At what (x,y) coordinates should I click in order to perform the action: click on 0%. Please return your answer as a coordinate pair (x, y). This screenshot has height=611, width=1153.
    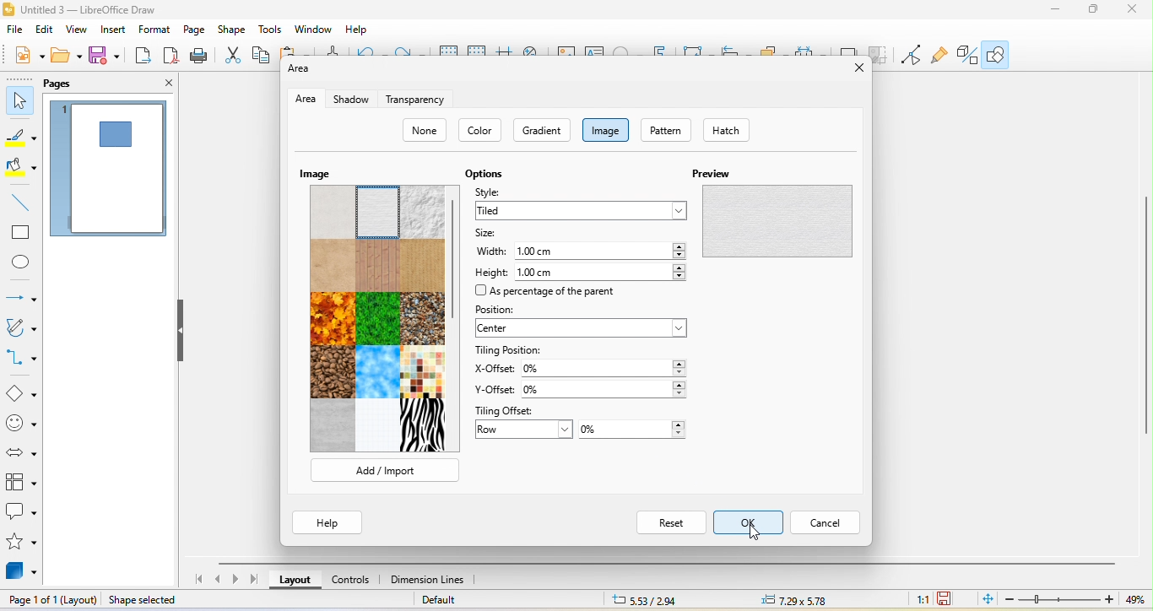
    Looking at the image, I should click on (603, 391).